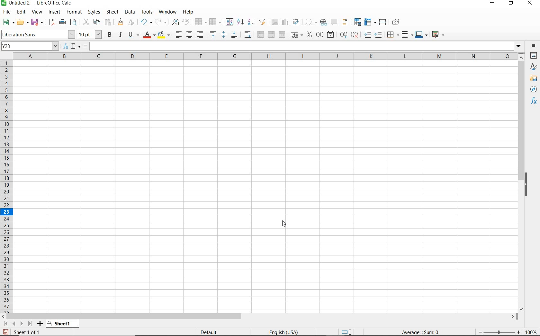 Image resolution: width=540 pixels, height=336 pixels. Describe the element at coordinates (296, 22) in the screenshot. I see `INSERT OR EDIT PIVOT TABLE` at that location.